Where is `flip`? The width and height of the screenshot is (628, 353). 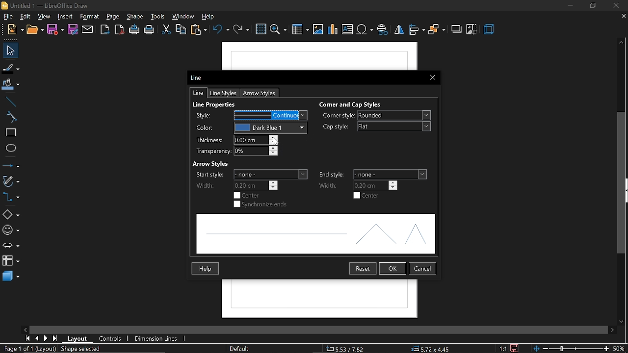
flip is located at coordinates (398, 31).